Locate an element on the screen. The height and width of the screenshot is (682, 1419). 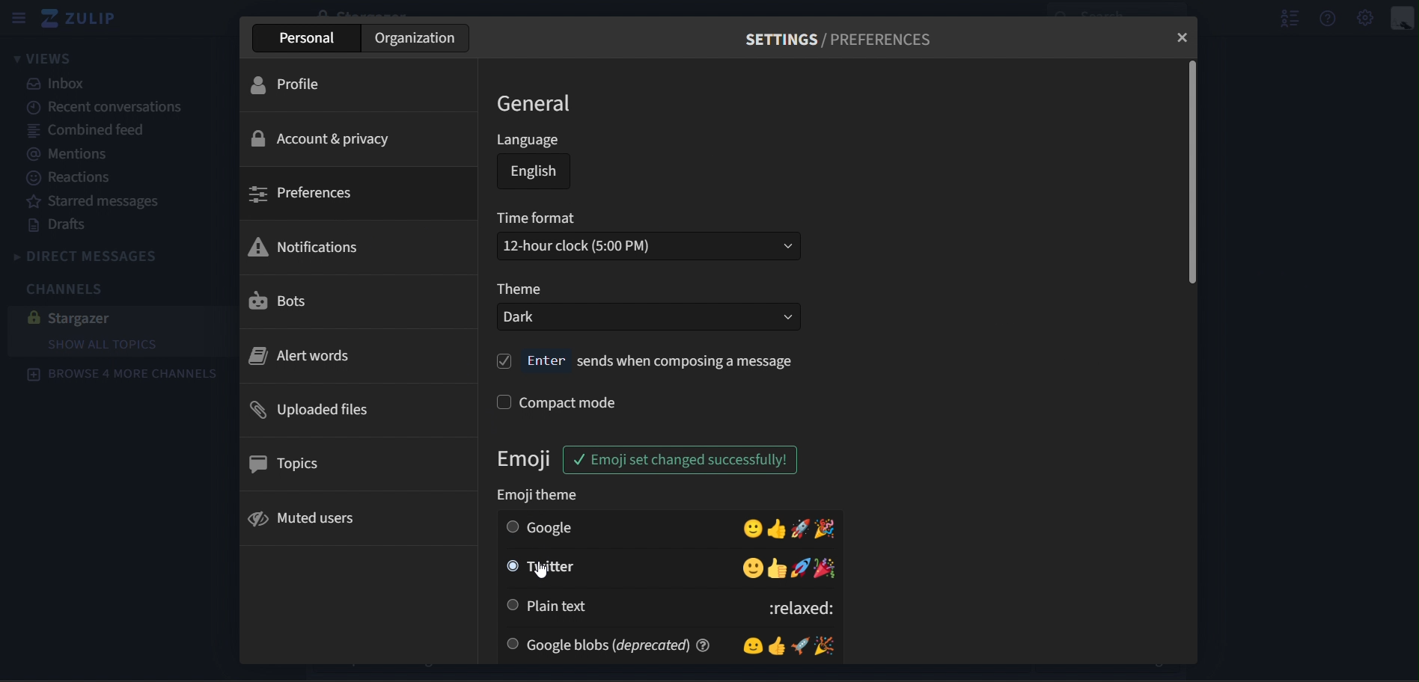
emoji set changed successfully is located at coordinates (689, 461).